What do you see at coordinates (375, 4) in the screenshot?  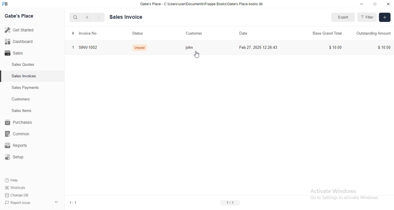 I see `toggle maximize` at bounding box center [375, 4].